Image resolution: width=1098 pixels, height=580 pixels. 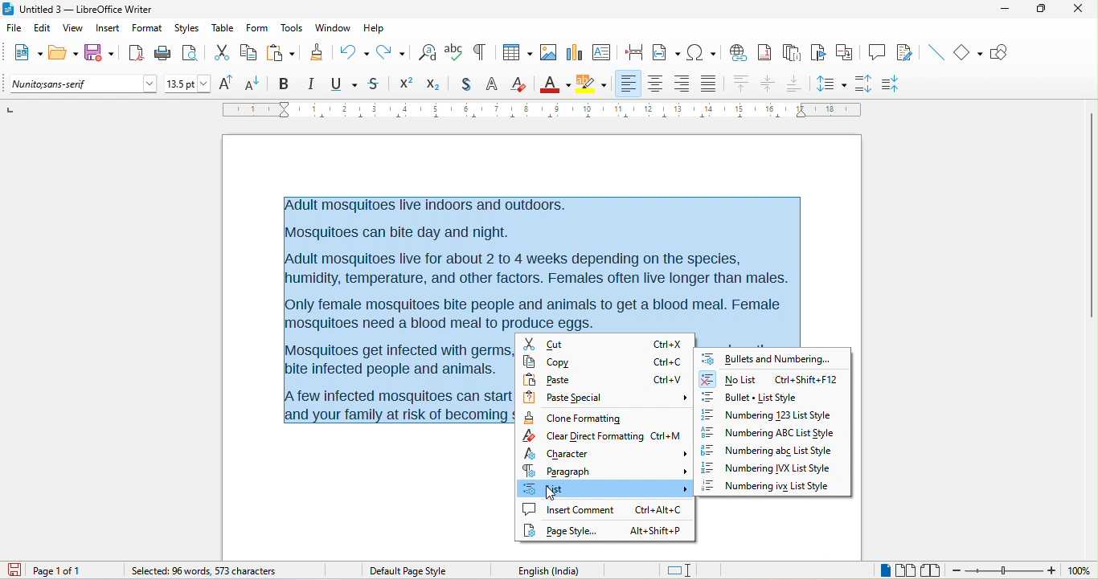 I want to click on save, so click(x=99, y=51).